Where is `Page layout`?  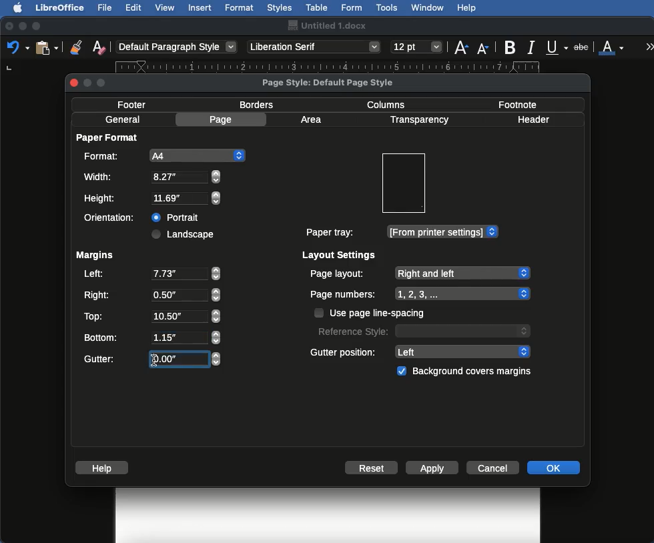 Page layout is located at coordinates (419, 273).